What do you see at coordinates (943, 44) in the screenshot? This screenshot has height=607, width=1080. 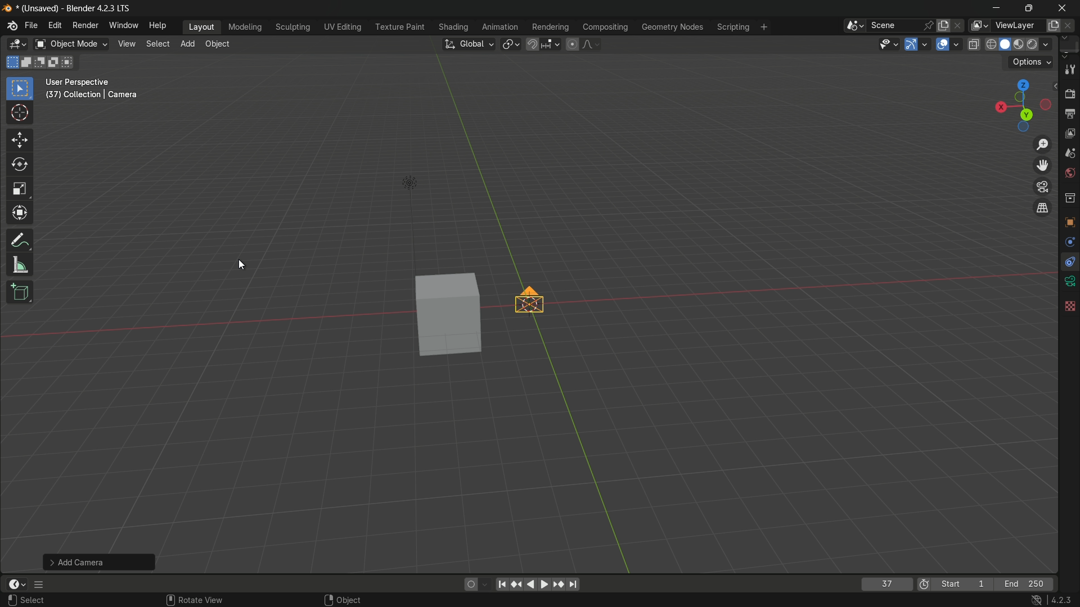 I see `show overlay` at bounding box center [943, 44].